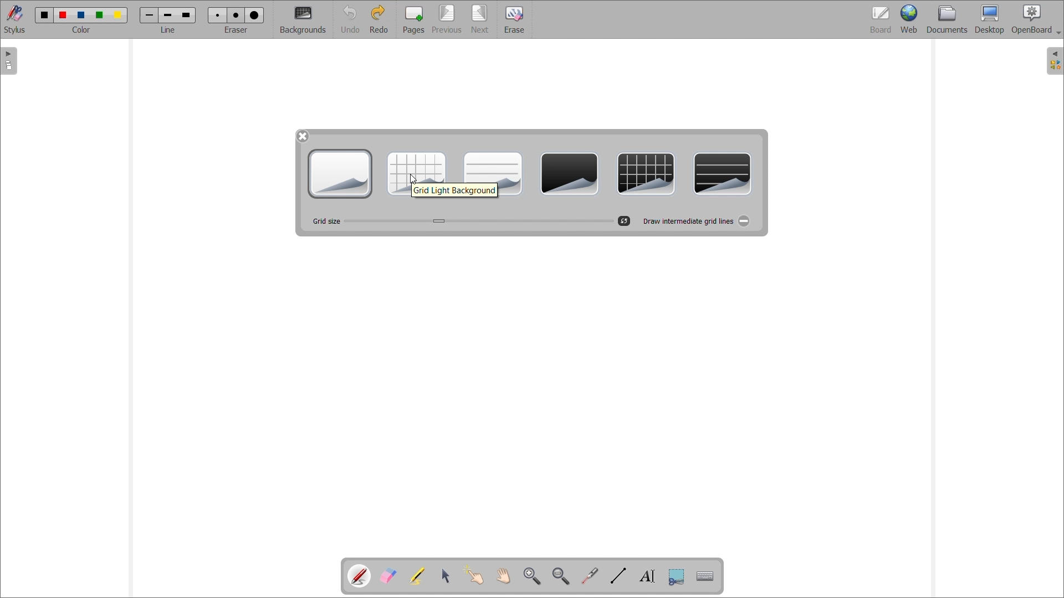 This screenshot has height=598, width=1064. Describe the element at coordinates (514, 19) in the screenshot. I see `Eraser` at that location.